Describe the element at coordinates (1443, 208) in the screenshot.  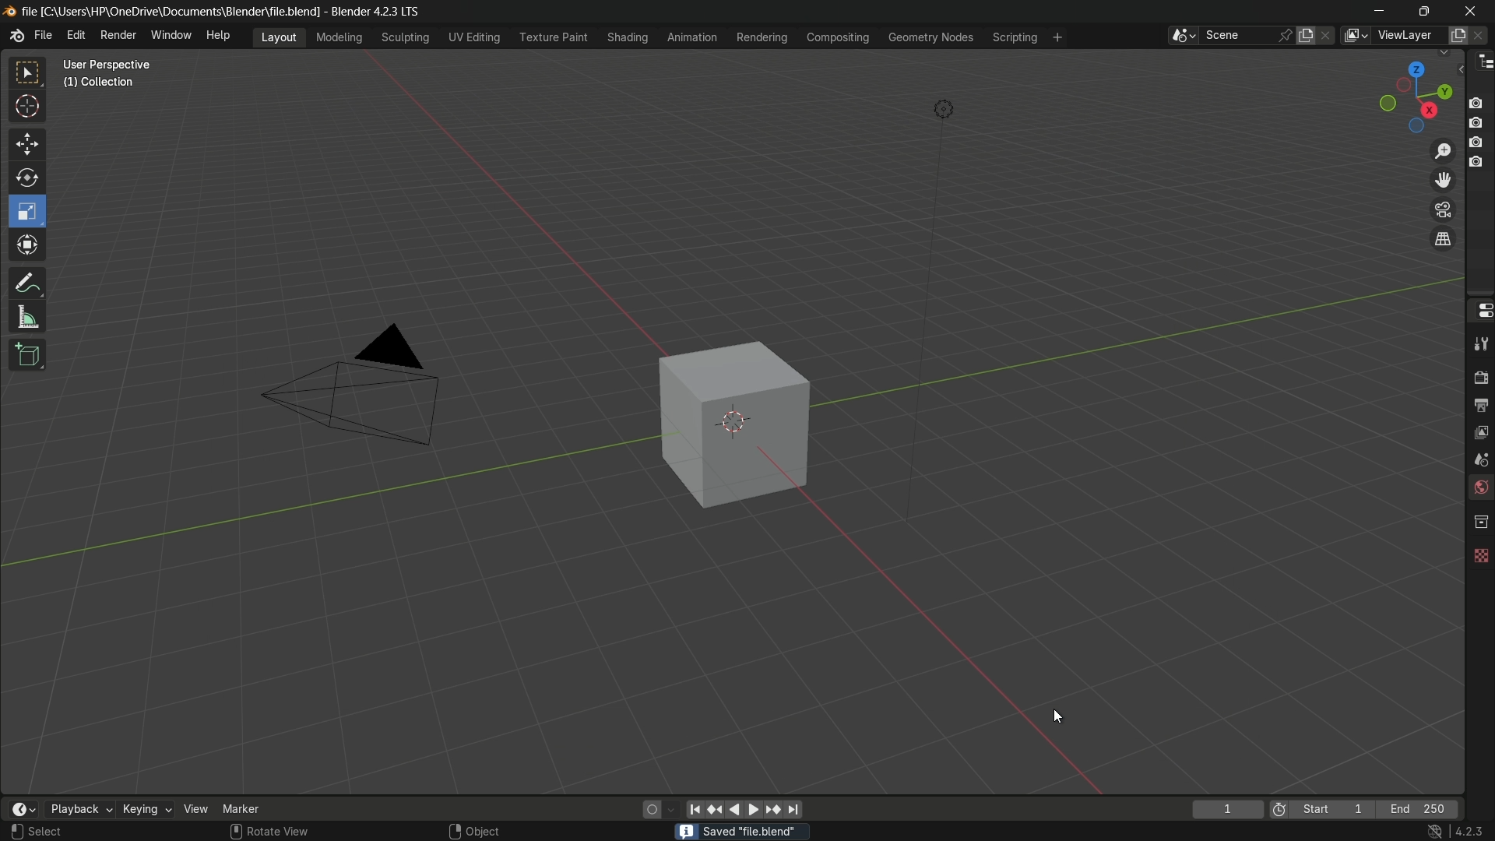
I see `toggle camera view layer` at that location.